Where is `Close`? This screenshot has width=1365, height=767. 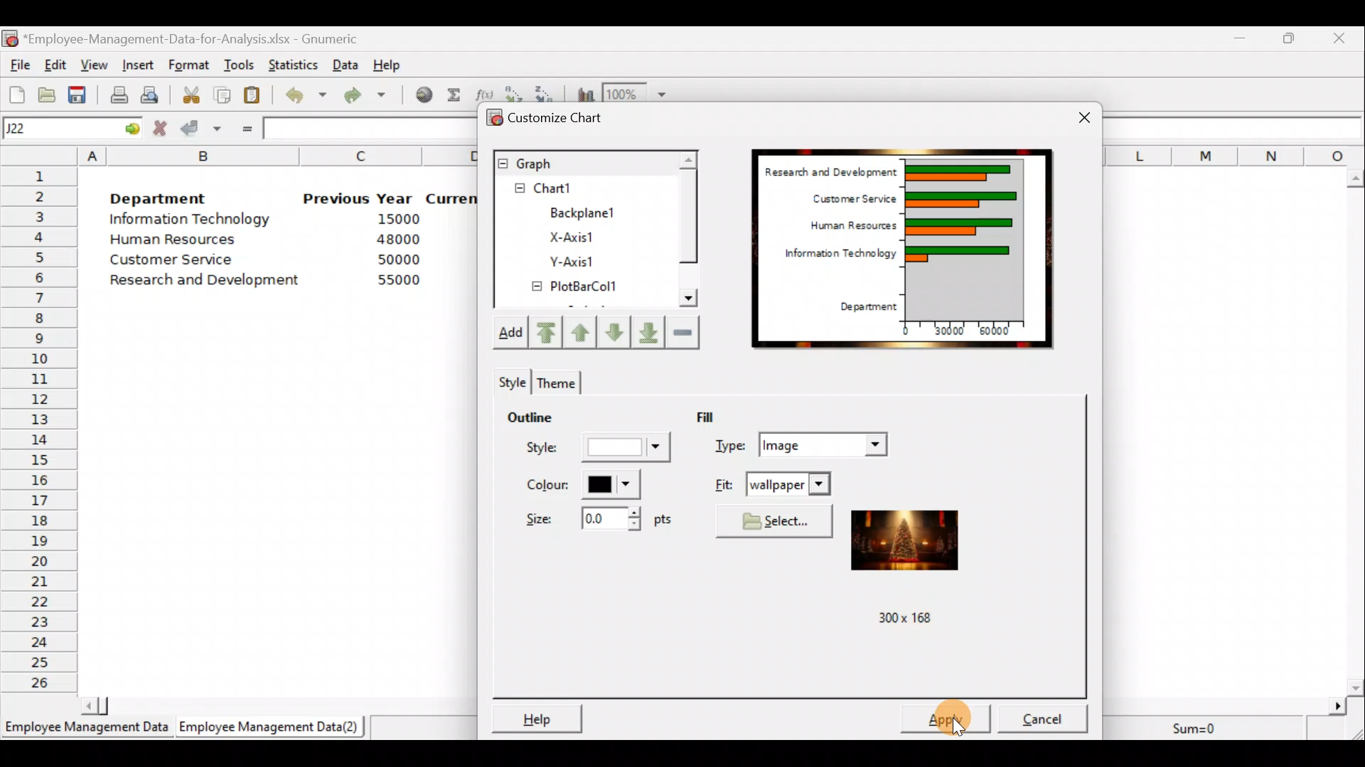 Close is located at coordinates (1342, 38).